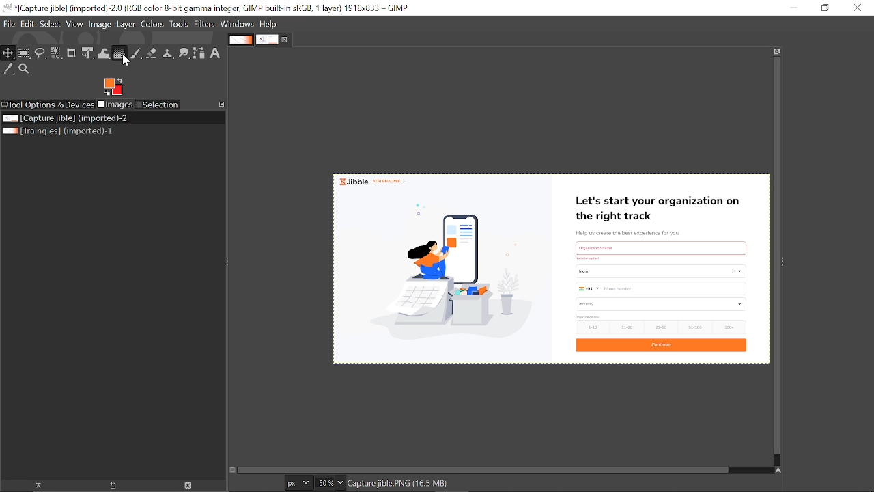 This screenshot has height=492, width=874. I want to click on Tool options, so click(29, 106).